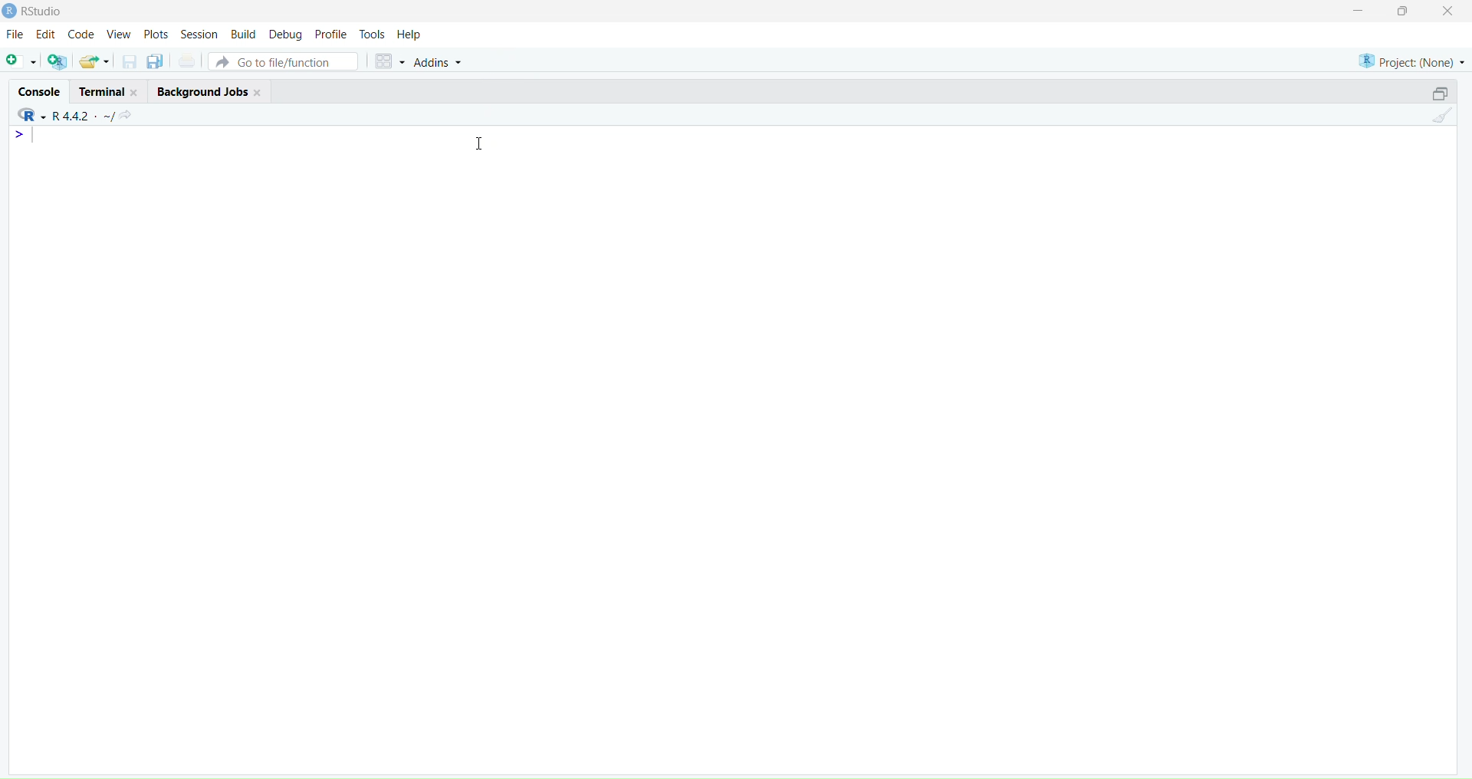 Image resolution: width=1472 pixels, height=779 pixels. What do you see at coordinates (42, 91) in the screenshot?
I see `console` at bounding box center [42, 91].